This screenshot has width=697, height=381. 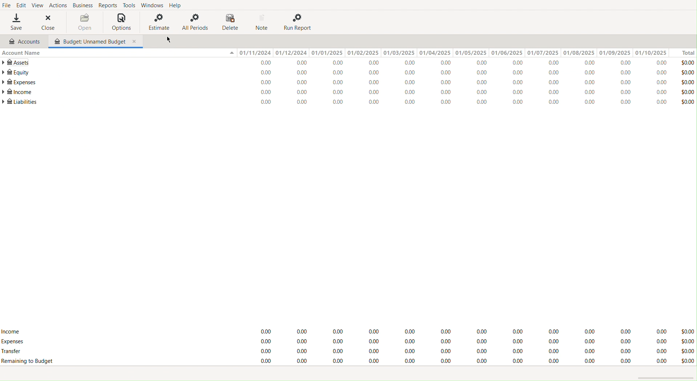 I want to click on All Periods, so click(x=194, y=22).